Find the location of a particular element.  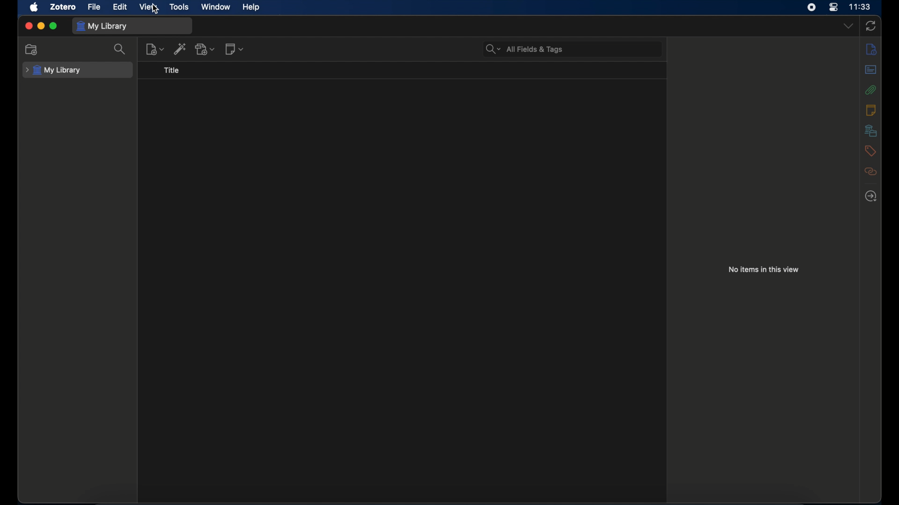

new note is located at coordinates (236, 49).